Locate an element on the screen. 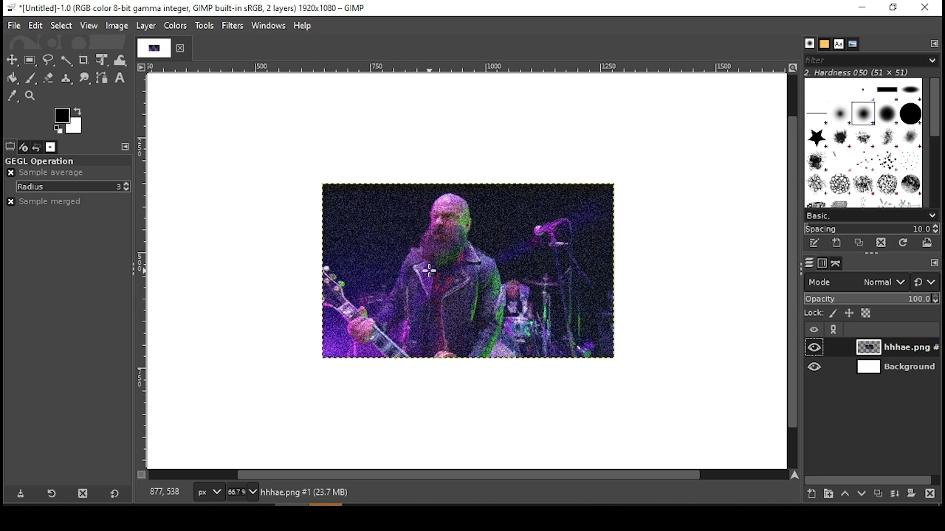  brushes filter is located at coordinates (870, 60).